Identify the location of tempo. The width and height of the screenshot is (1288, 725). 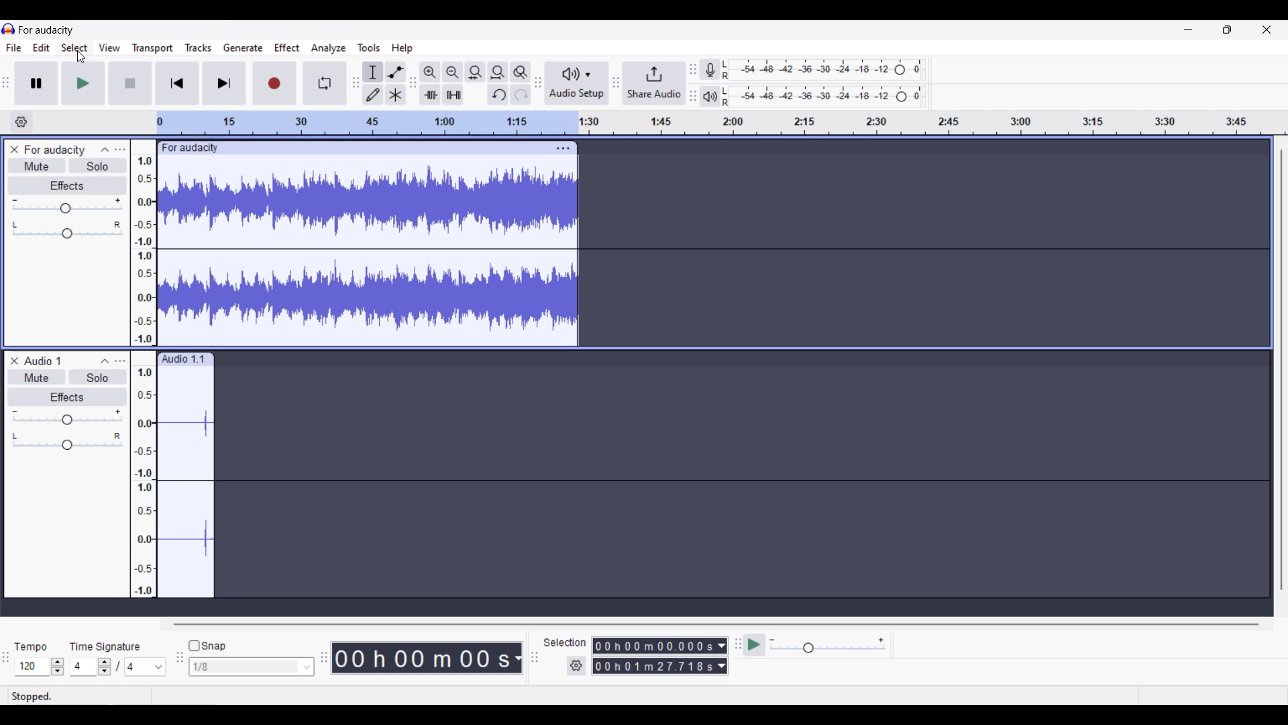
(32, 646).